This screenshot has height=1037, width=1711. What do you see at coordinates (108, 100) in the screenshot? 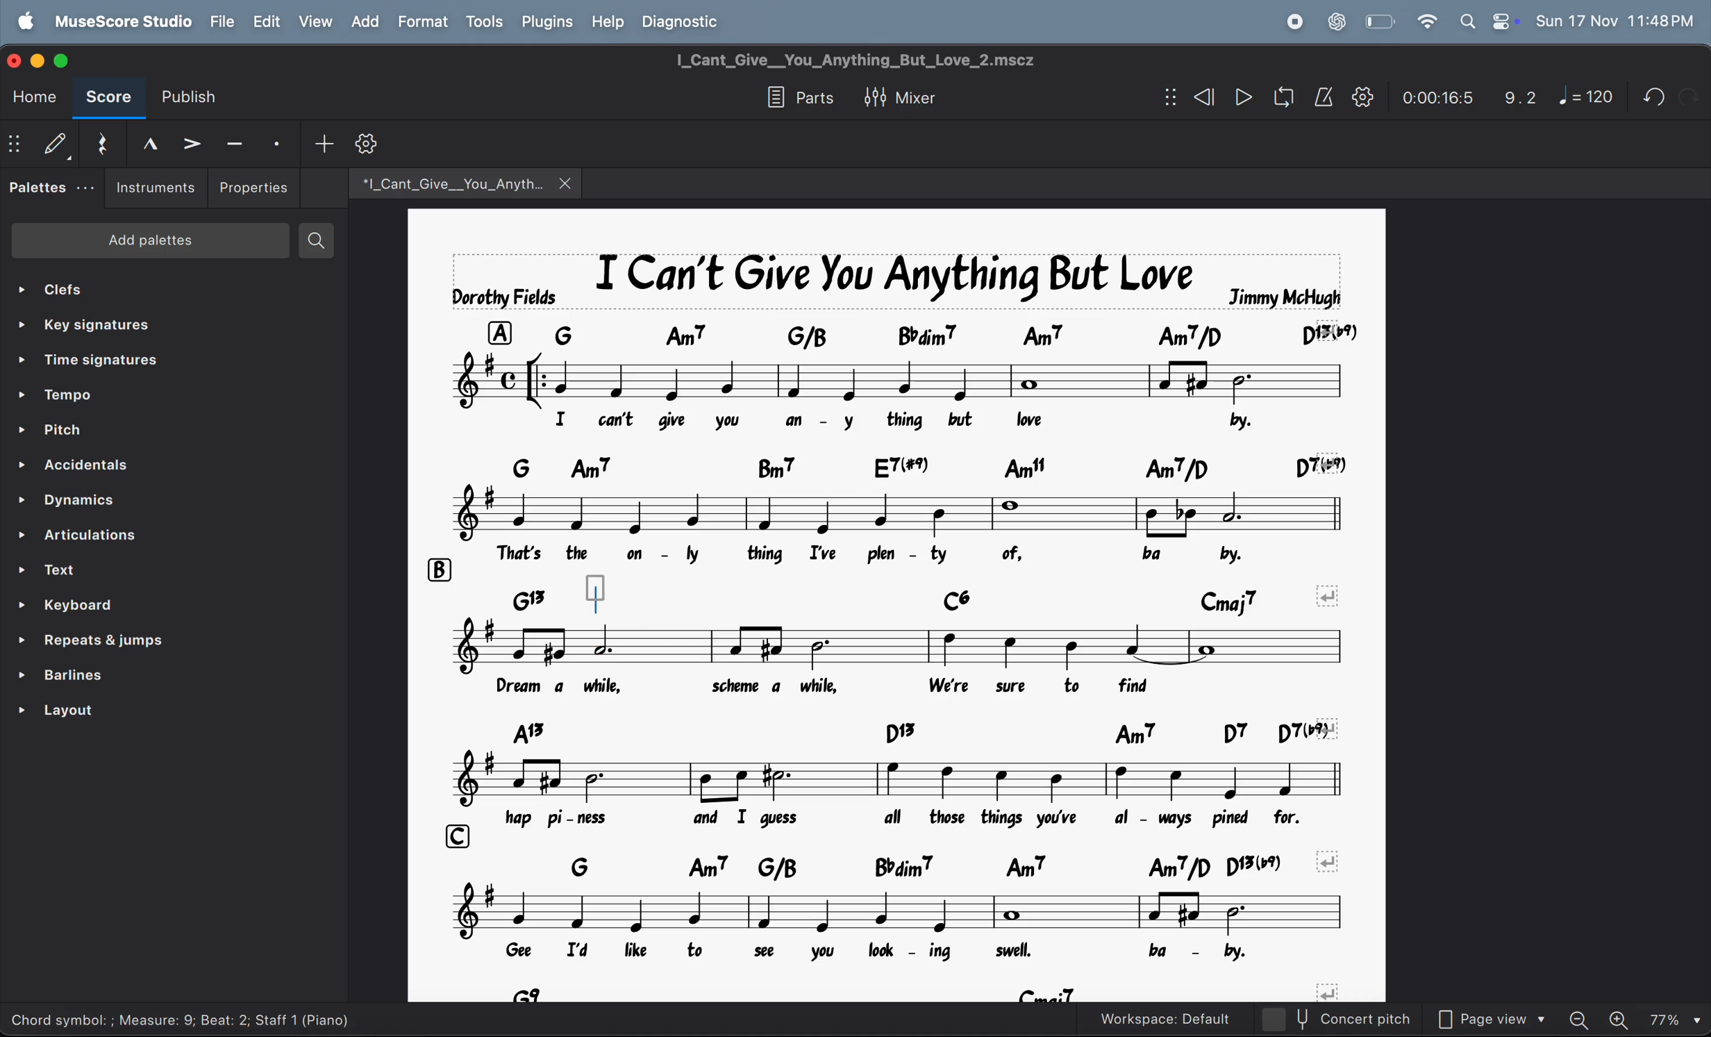
I see `score` at bounding box center [108, 100].